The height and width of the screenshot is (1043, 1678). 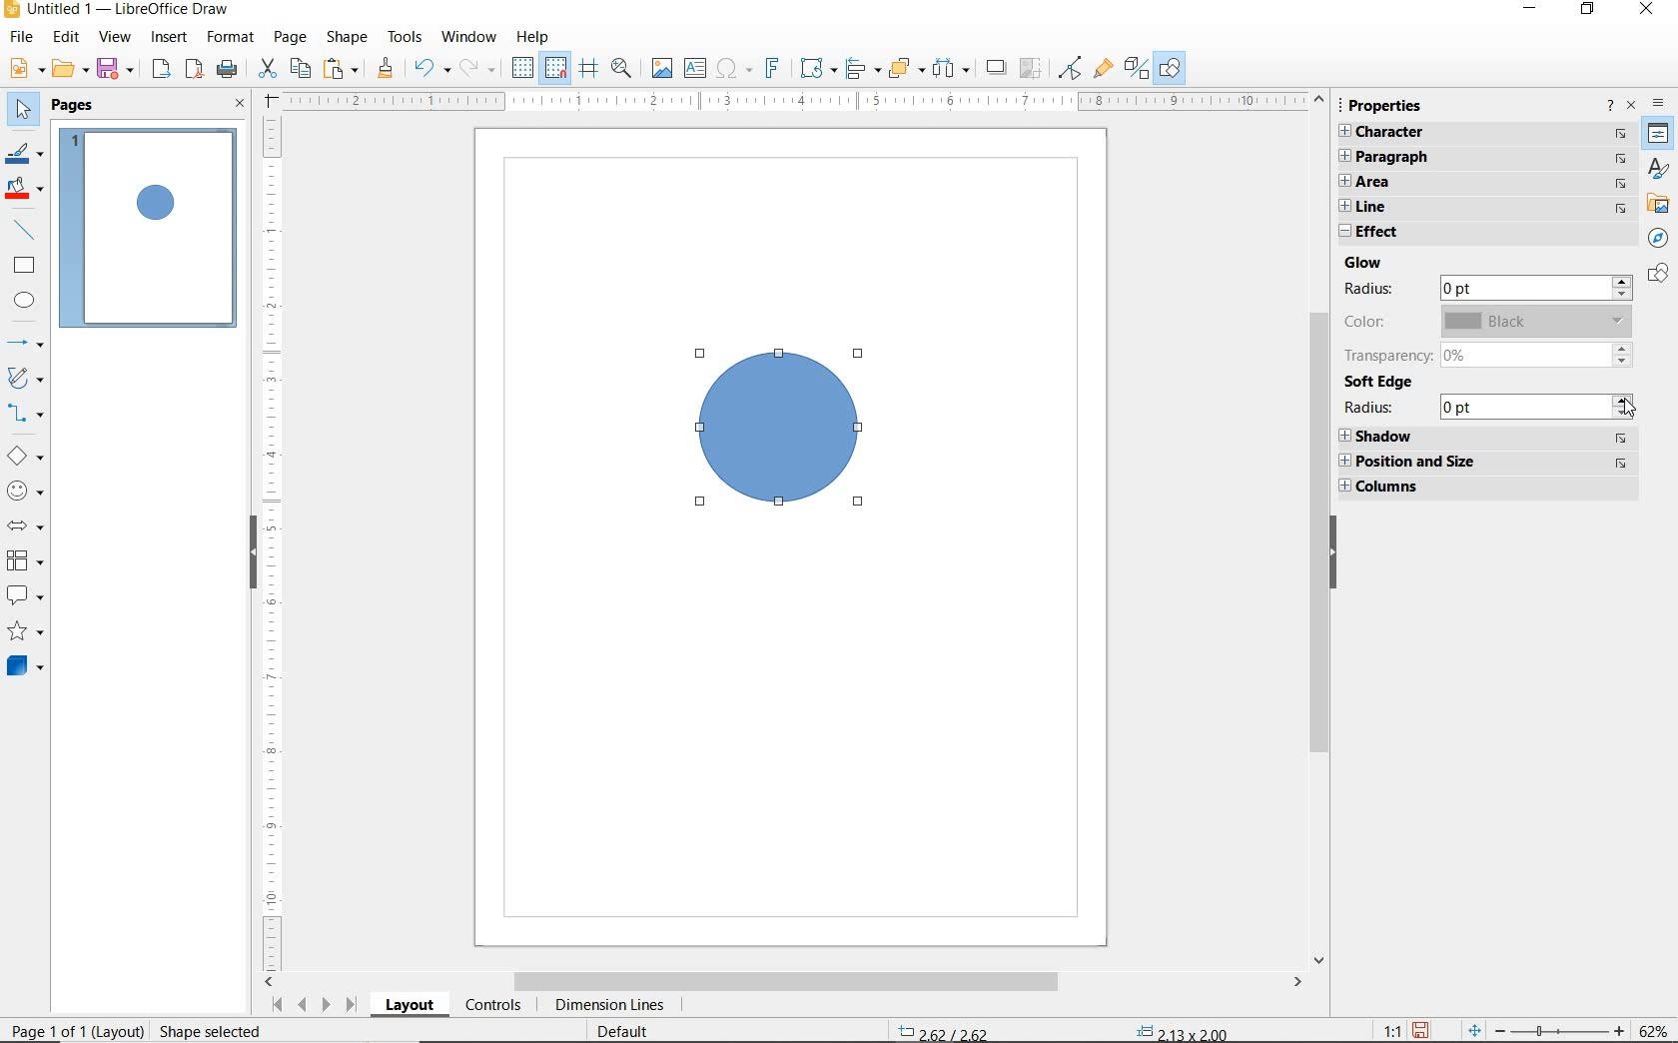 What do you see at coordinates (29, 229) in the screenshot?
I see `INSERT LINE` at bounding box center [29, 229].